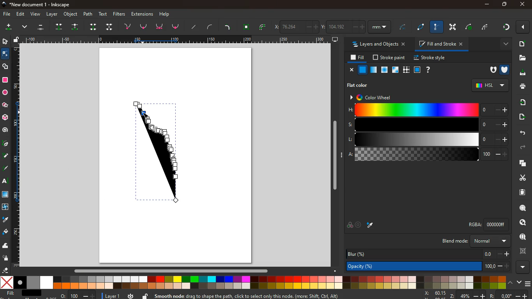 This screenshot has height=299, width=532. Describe the element at coordinates (522, 4) in the screenshot. I see `Close` at that location.